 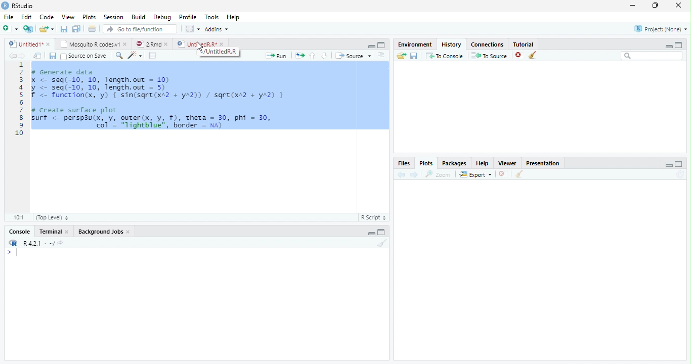 What do you see at coordinates (52, 56) in the screenshot?
I see `Save current document` at bounding box center [52, 56].